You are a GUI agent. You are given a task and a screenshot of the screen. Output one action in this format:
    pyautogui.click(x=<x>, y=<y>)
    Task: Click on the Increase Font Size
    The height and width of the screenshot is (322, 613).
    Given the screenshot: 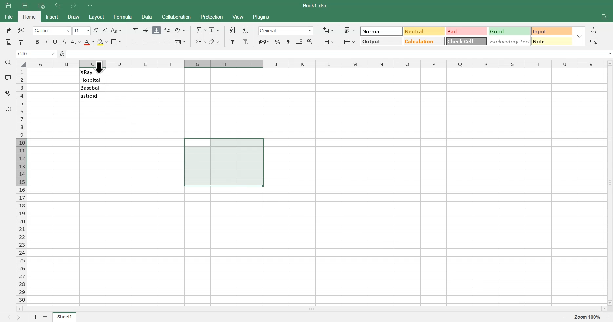 What is the action you would take?
    pyautogui.click(x=96, y=30)
    